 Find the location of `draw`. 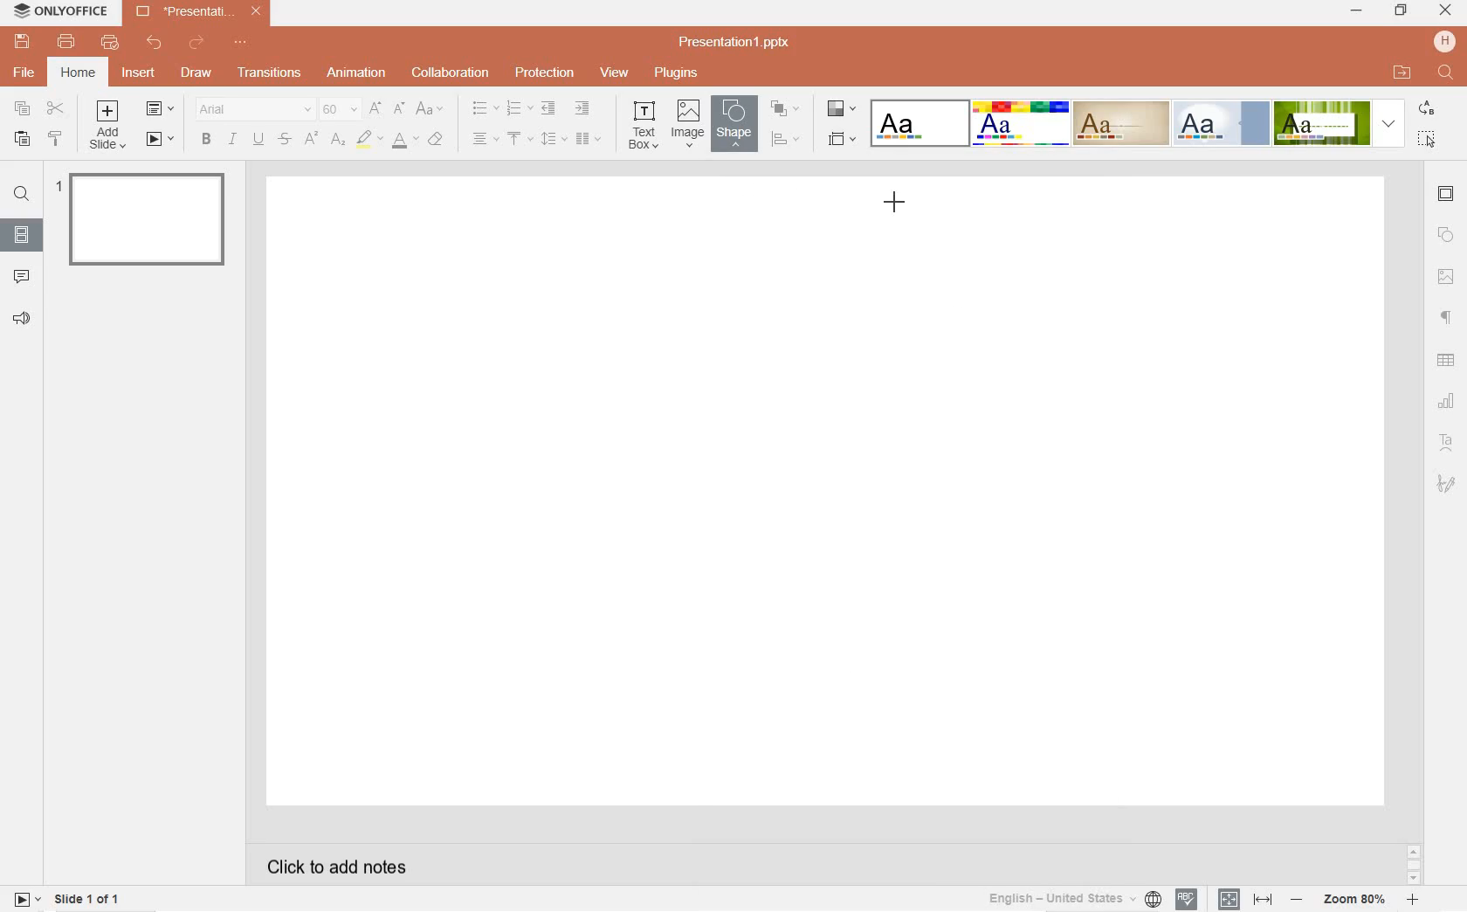

draw is located at coordinates (196, 71).